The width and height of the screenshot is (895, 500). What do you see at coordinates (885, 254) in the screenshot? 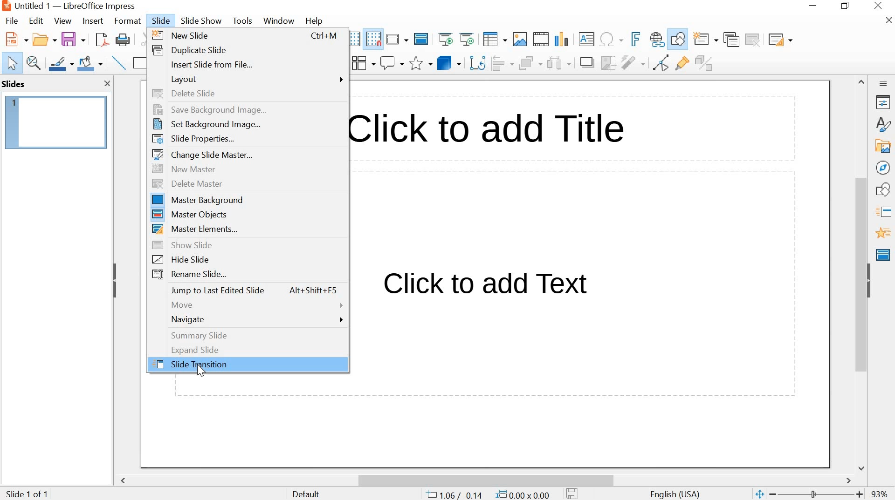
I see `Master slides` at bounding box center [885, 254].